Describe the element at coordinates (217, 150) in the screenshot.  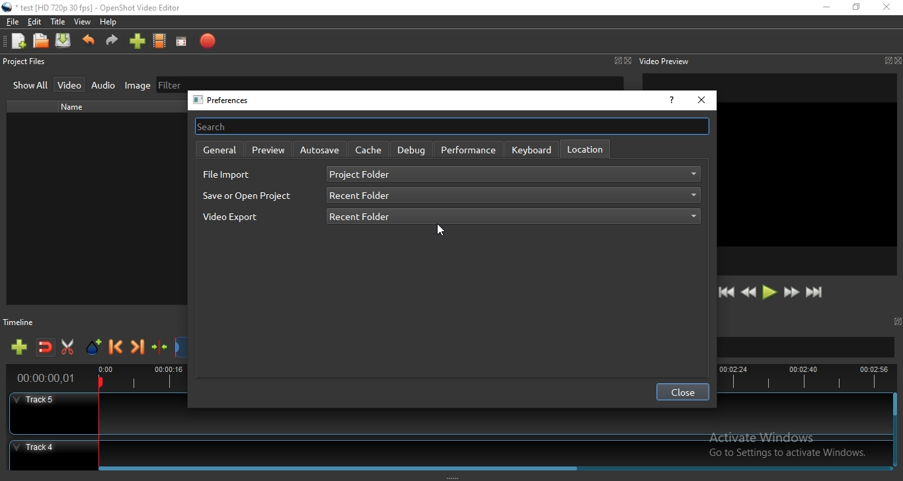
I see `general` at that location.